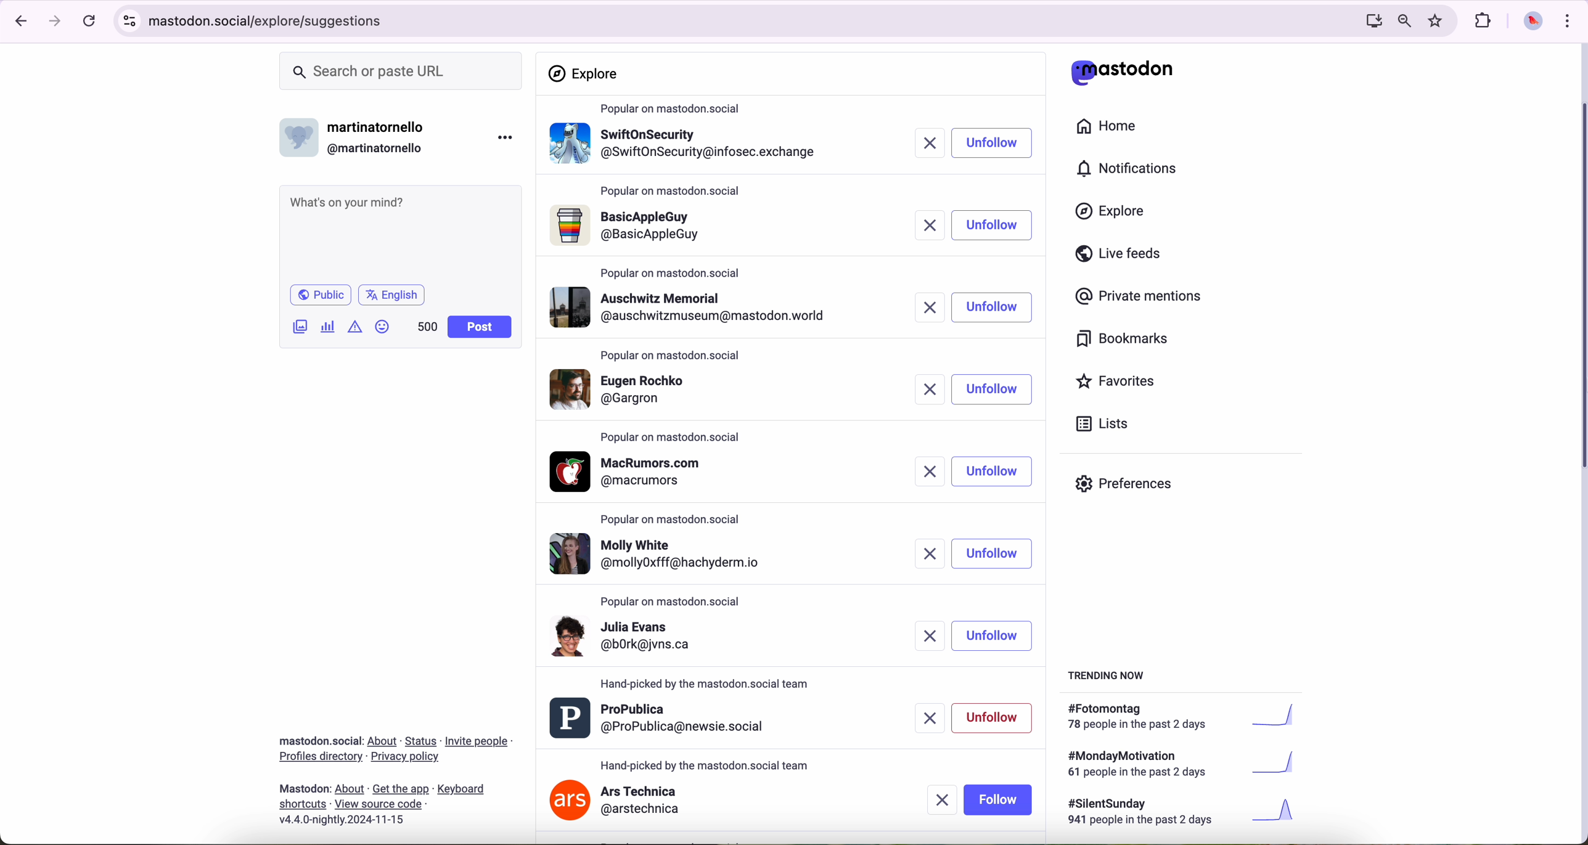 Image resolution: width=1588 pixels, height=845 pixels. Describe the element at coordinates (1113, 217) in the screenshot. I see `click on explore button` at that location.